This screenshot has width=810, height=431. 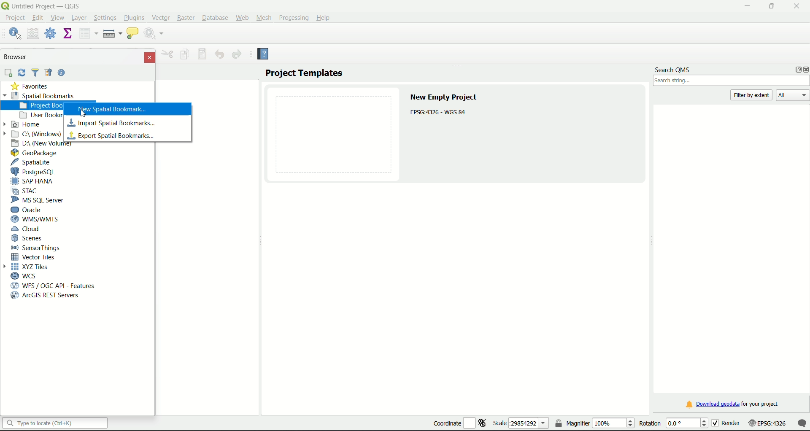 What do you see at coordinates (59, 19) in the screenshot?
I see `View` at bounding box center [59, 19].